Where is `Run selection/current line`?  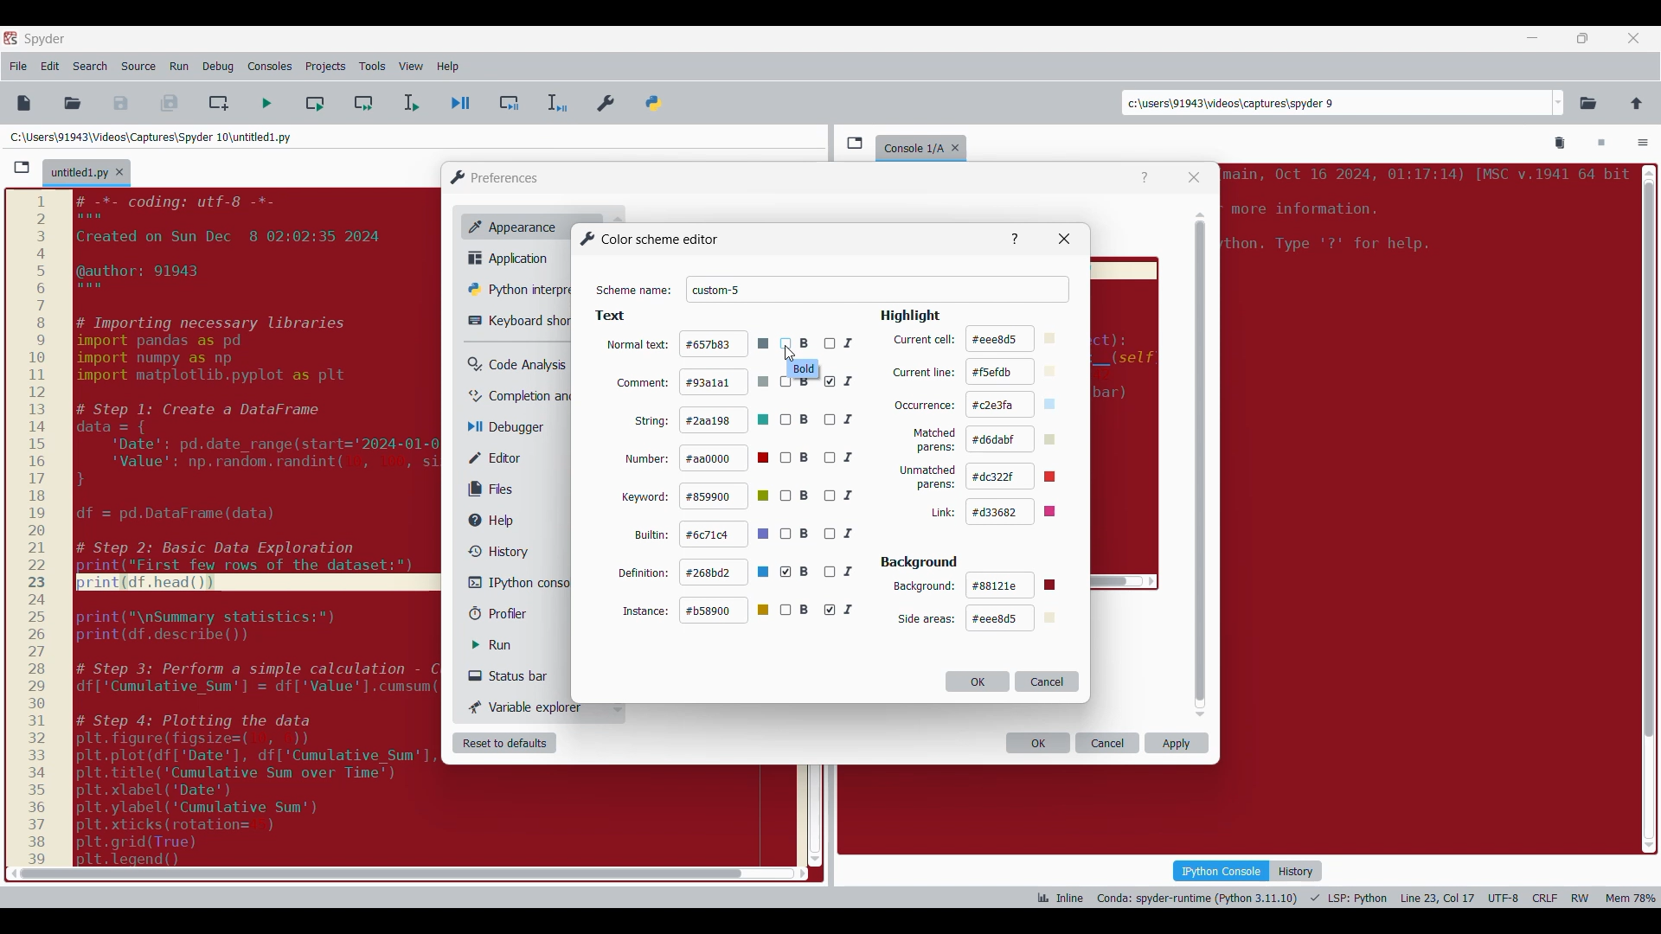
Run selection/current line is located at coordinates (410, 103).